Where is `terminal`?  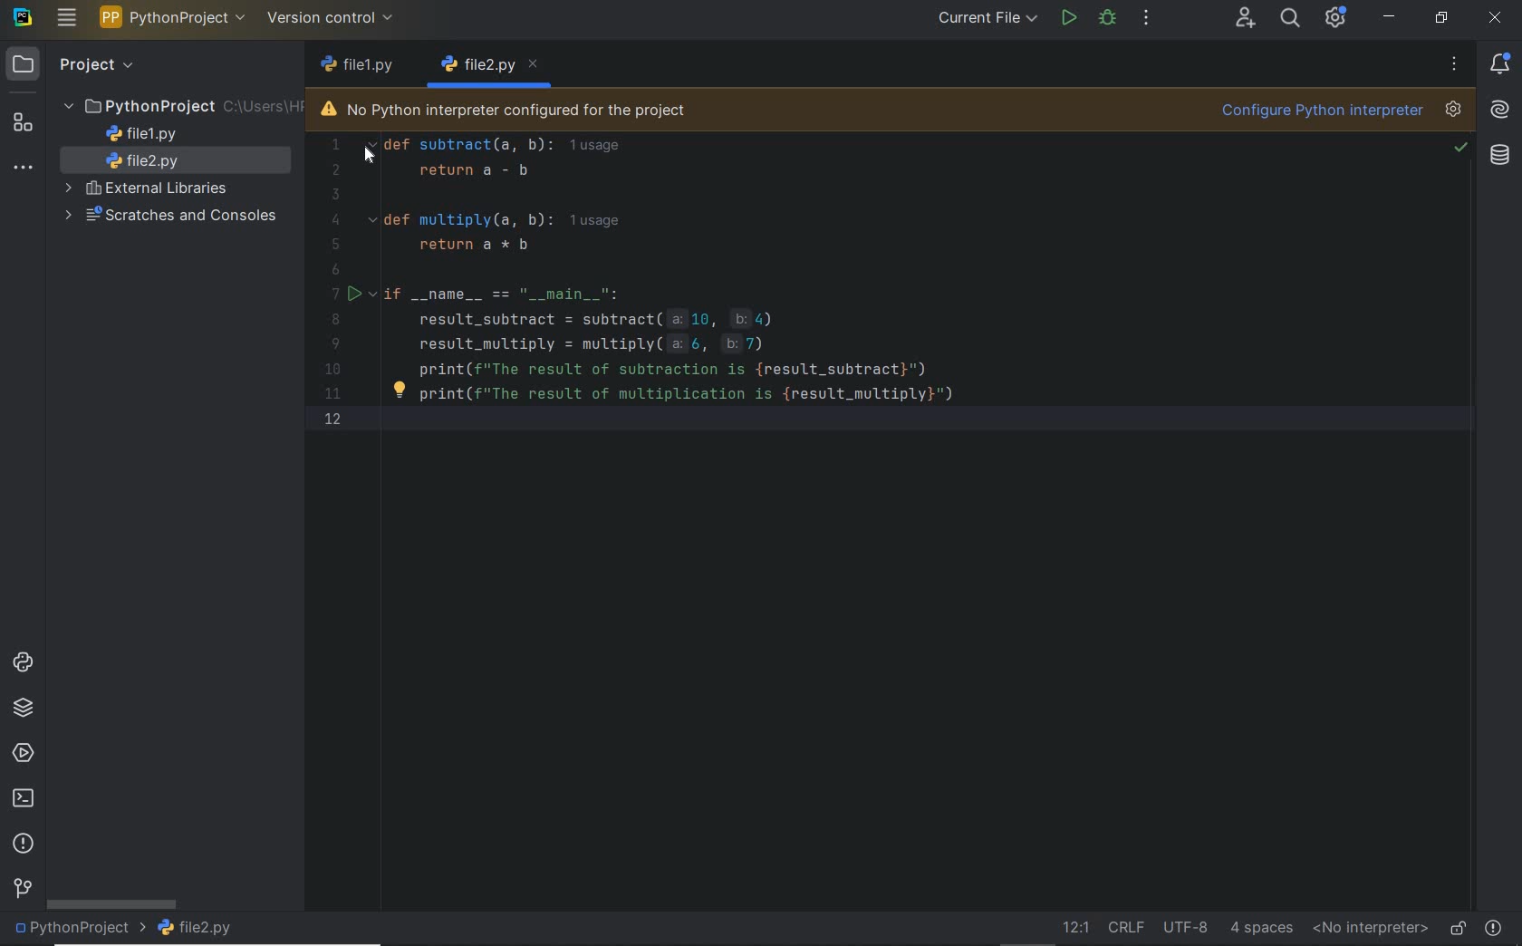
terminal is located at coordinates (22, 800).